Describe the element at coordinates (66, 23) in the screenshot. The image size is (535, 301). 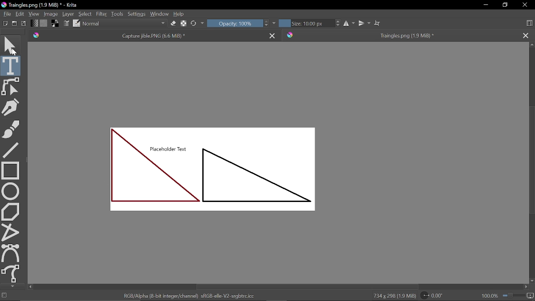
I see `Edit brush settings` at that location.